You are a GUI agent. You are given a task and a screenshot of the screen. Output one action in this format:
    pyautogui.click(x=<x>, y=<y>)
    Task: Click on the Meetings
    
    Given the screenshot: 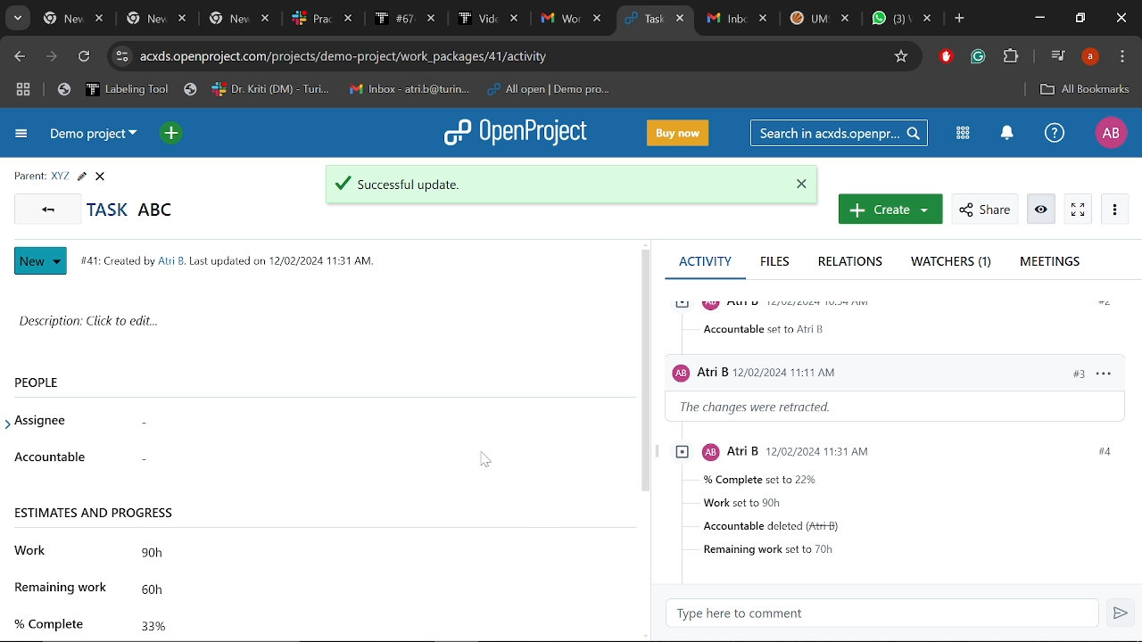 What is the action you would take?
    pyautogui.click(x=1050, y=262)
    